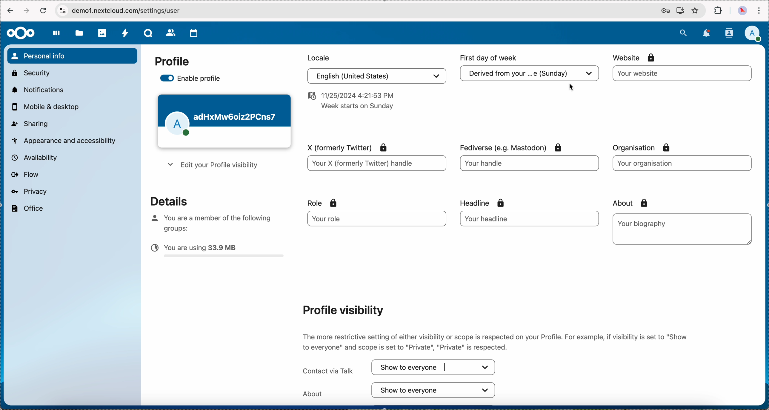 The image size is (769, 410). Describe the element at coordinates (26, 209) in the screenshot. I see `office` at that location.